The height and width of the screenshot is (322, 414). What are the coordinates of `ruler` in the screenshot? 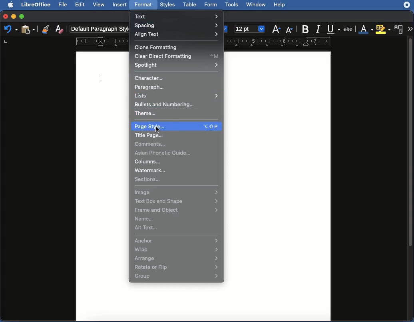 It's located at (102, 41).